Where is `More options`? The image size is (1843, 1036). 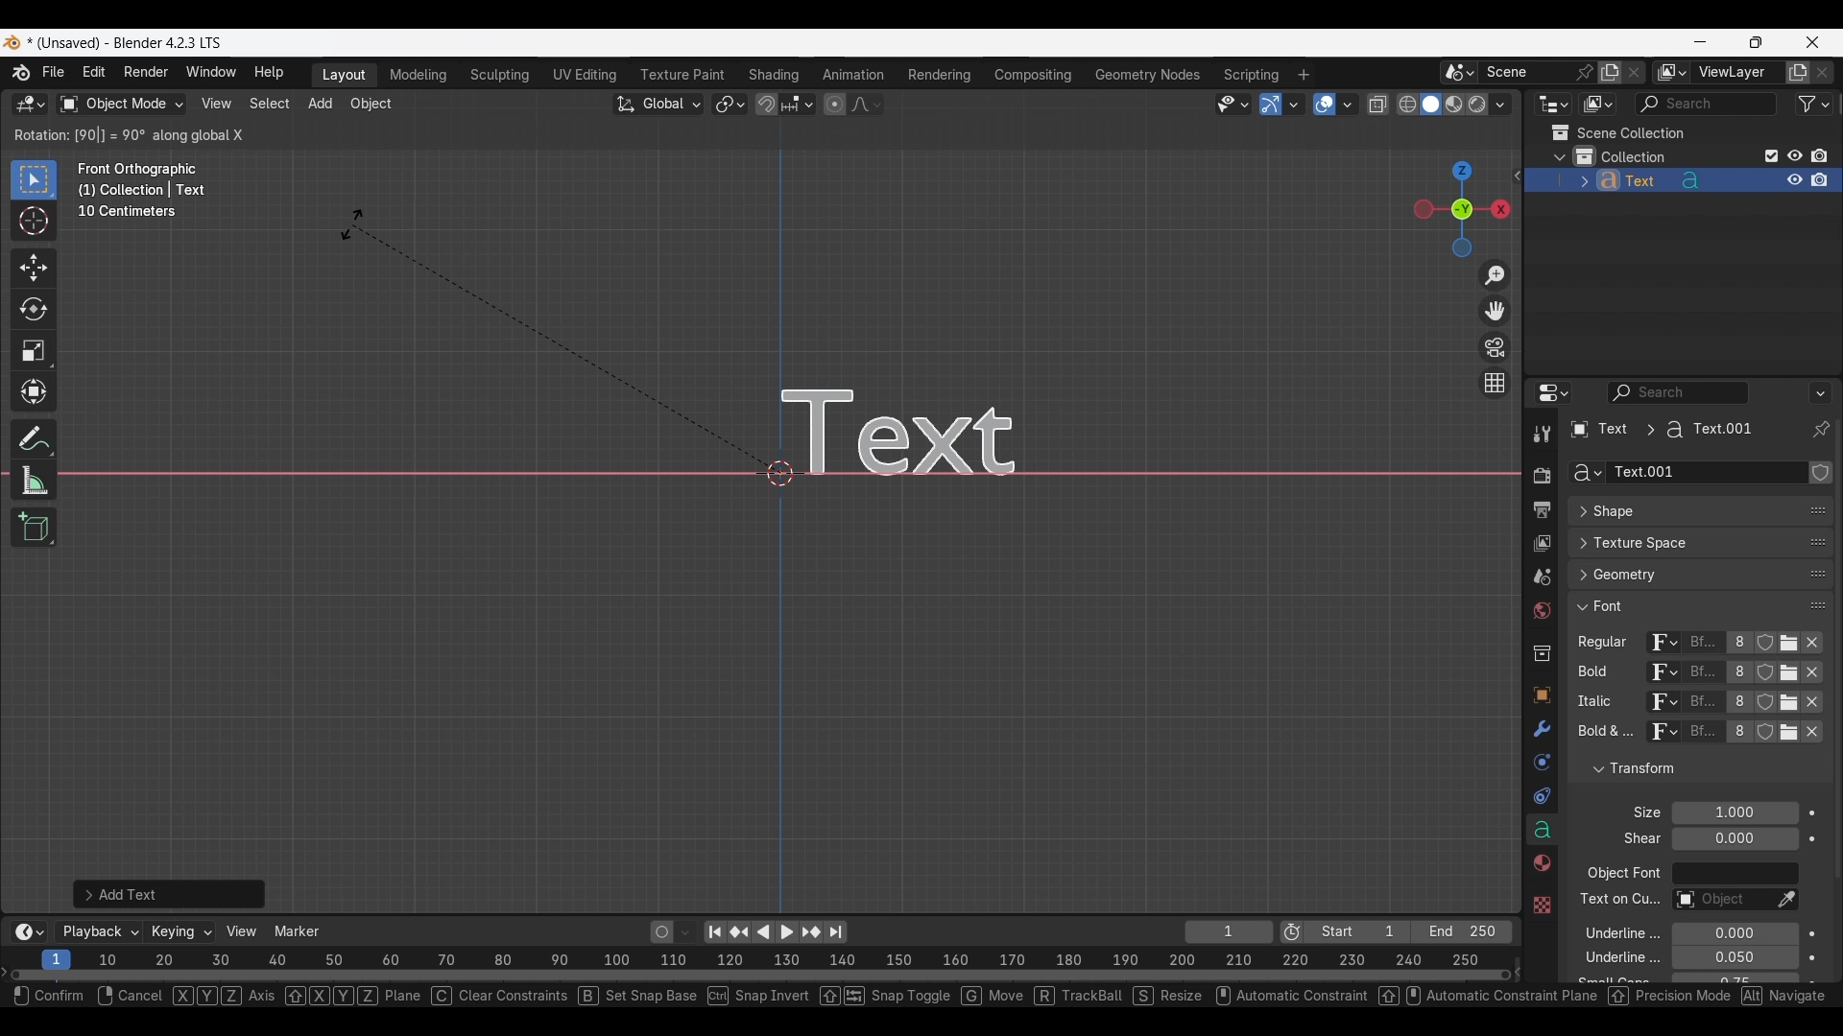 More options is located at coordinates (27, 932).